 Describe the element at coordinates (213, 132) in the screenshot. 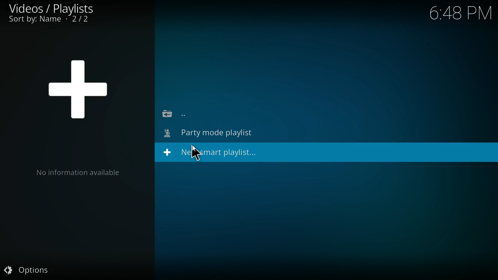

I see `party mode playlist` at that location.